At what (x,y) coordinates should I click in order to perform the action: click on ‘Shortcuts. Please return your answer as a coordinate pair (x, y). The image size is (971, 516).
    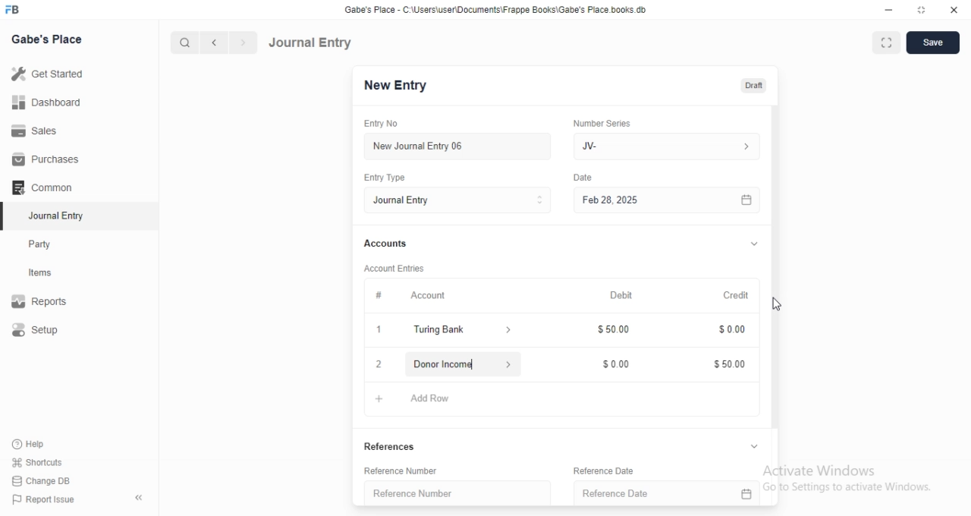
    Looking at the image, I should click on (47, 462).